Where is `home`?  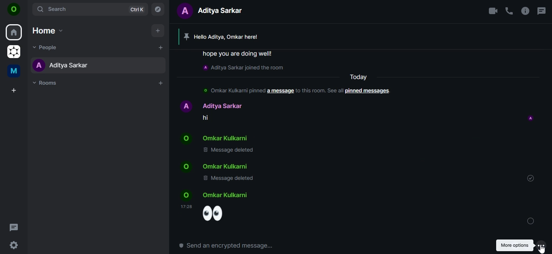 home is located at coordinates (48, 29).